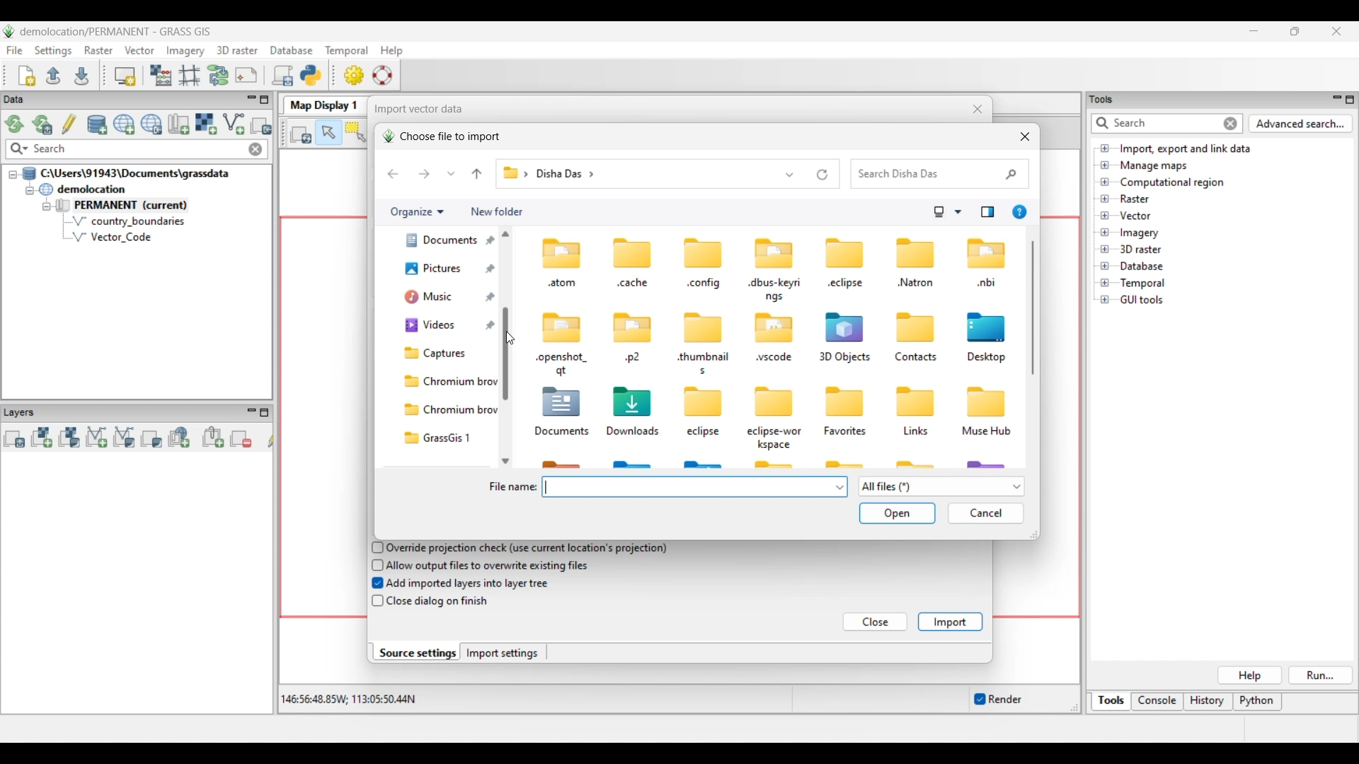 The width and height of the screenshot is (1359, 764). Describe the element at coordinates (1105, 266) in the screenshot. I see `Click to open Database` at that location.